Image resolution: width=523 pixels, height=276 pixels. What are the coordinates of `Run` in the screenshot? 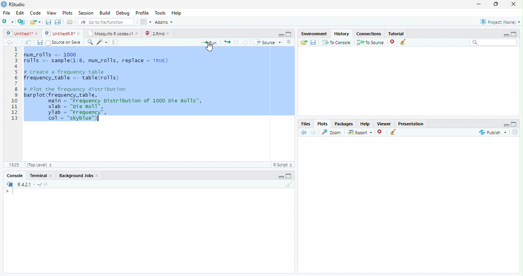 It's located at (209, 42).